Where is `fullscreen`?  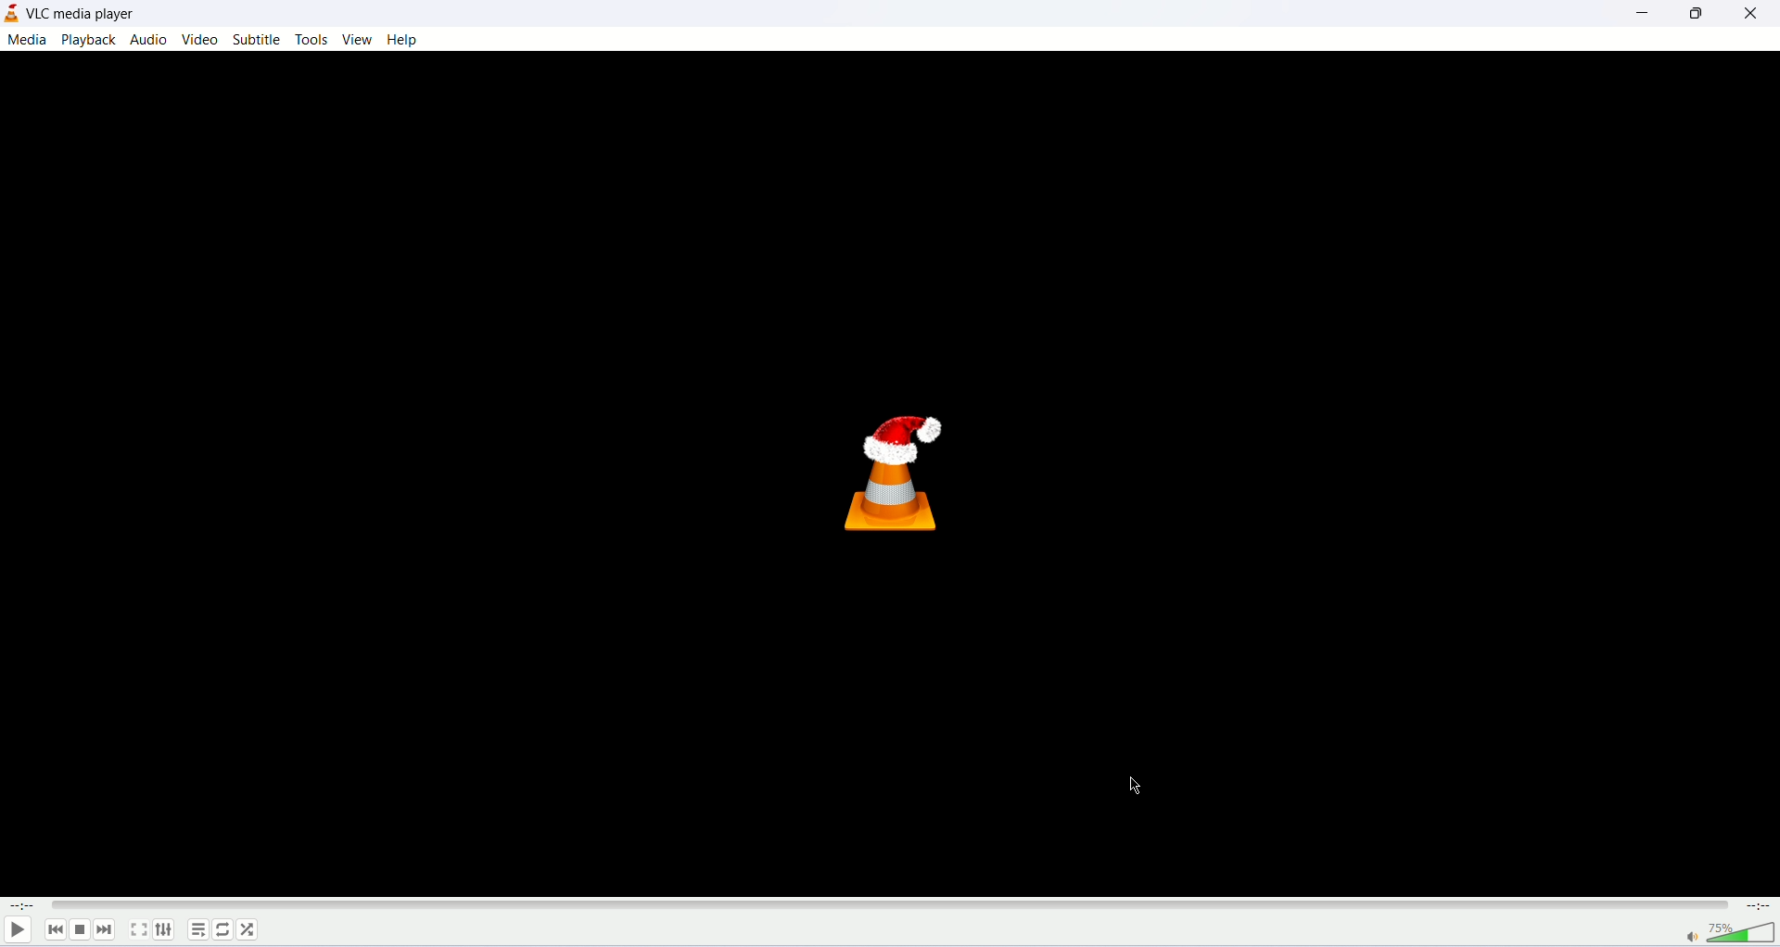 fullscreen is located at coordinates (138, 931).